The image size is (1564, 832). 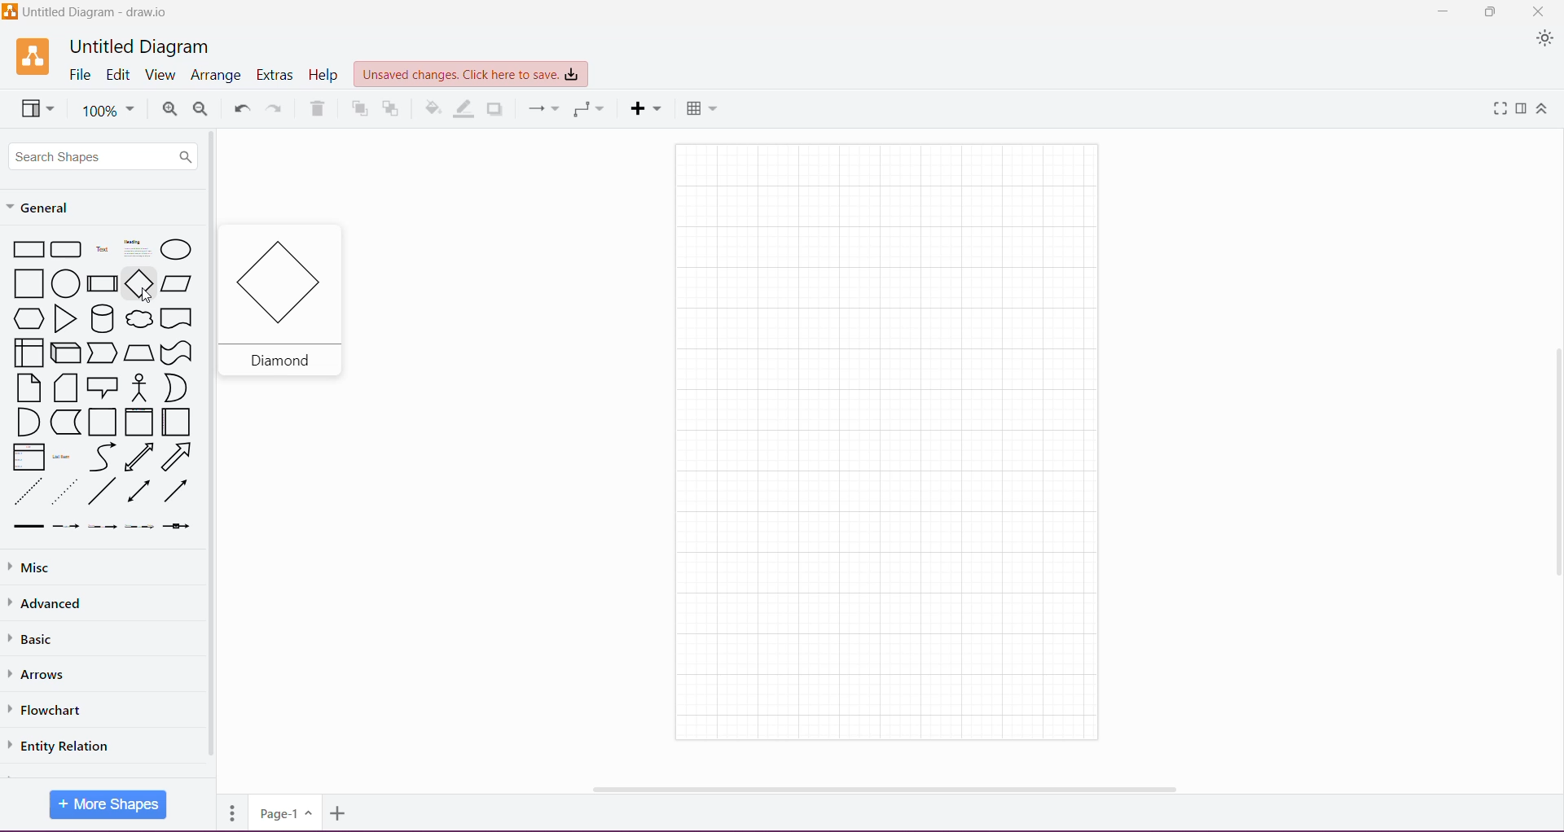 What do you see at coordinates (162, 75) in the screenshot?
I see `View` at bounding box center [162, 75].